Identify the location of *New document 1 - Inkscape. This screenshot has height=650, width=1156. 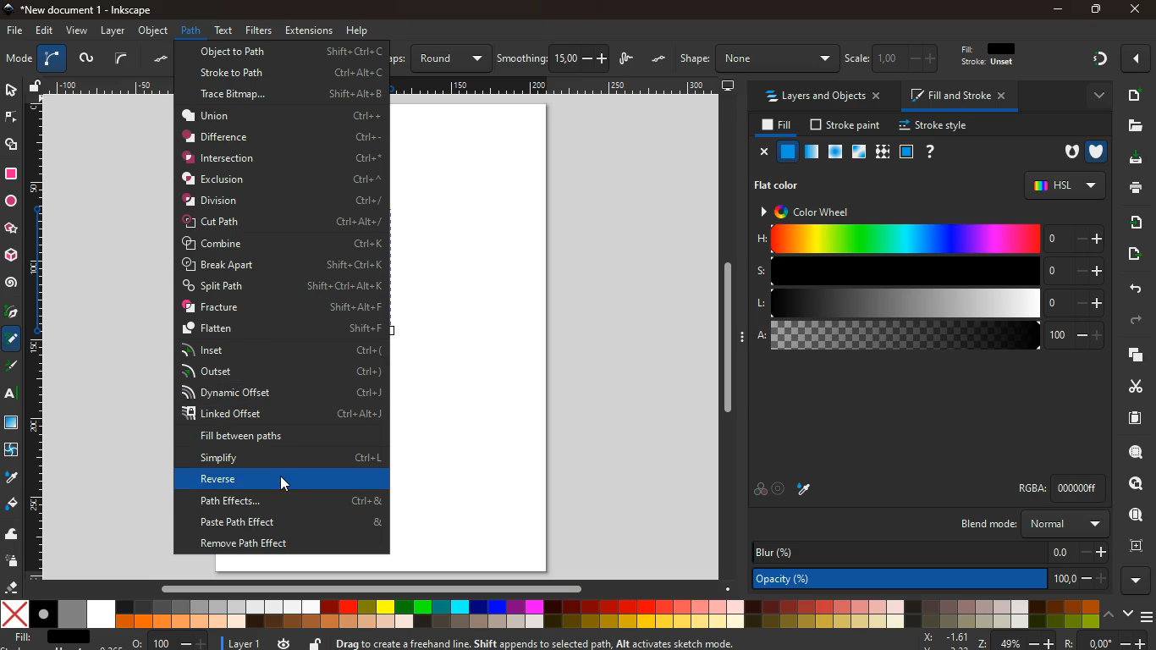
(76, 10).